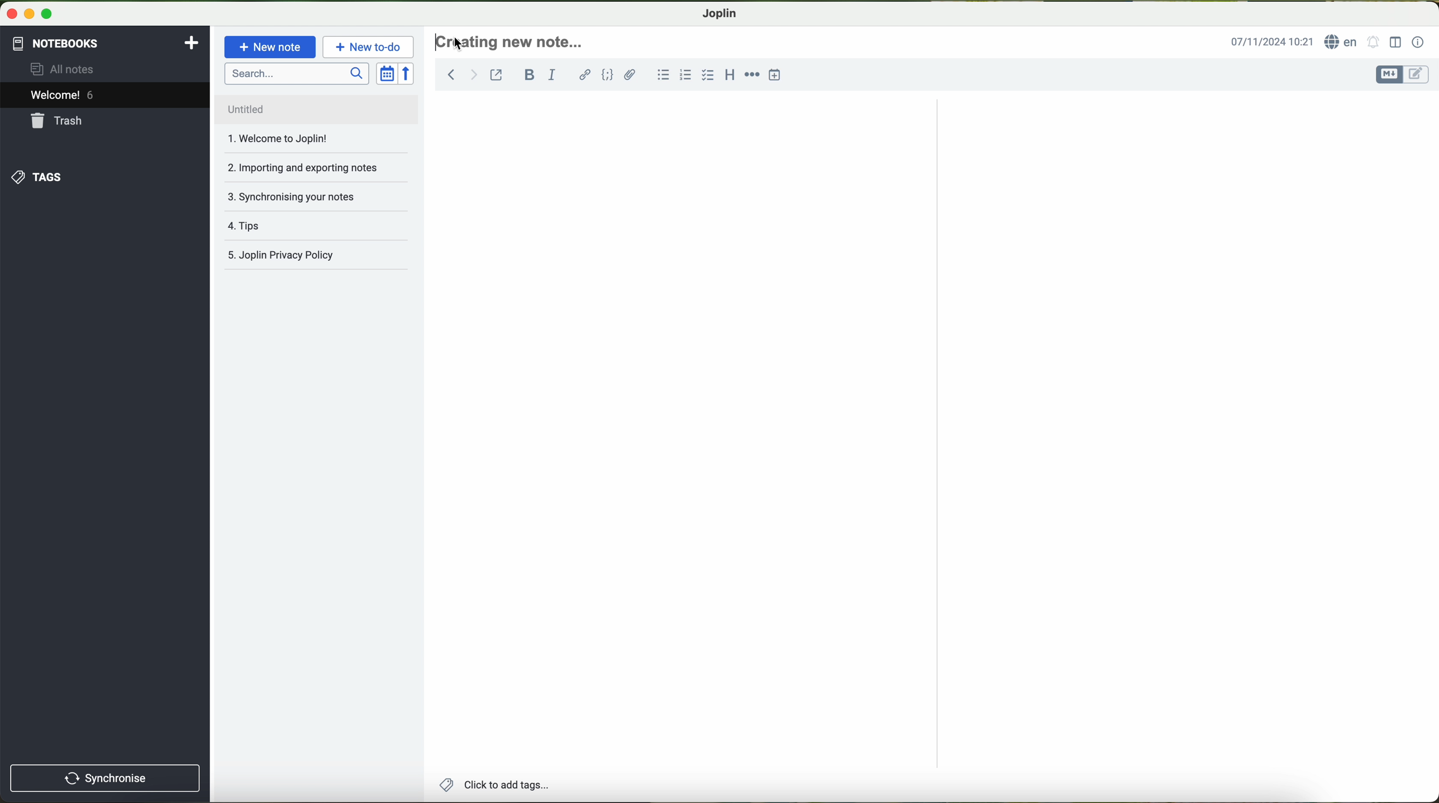  I want to click on untitled file, so click(312, 112).